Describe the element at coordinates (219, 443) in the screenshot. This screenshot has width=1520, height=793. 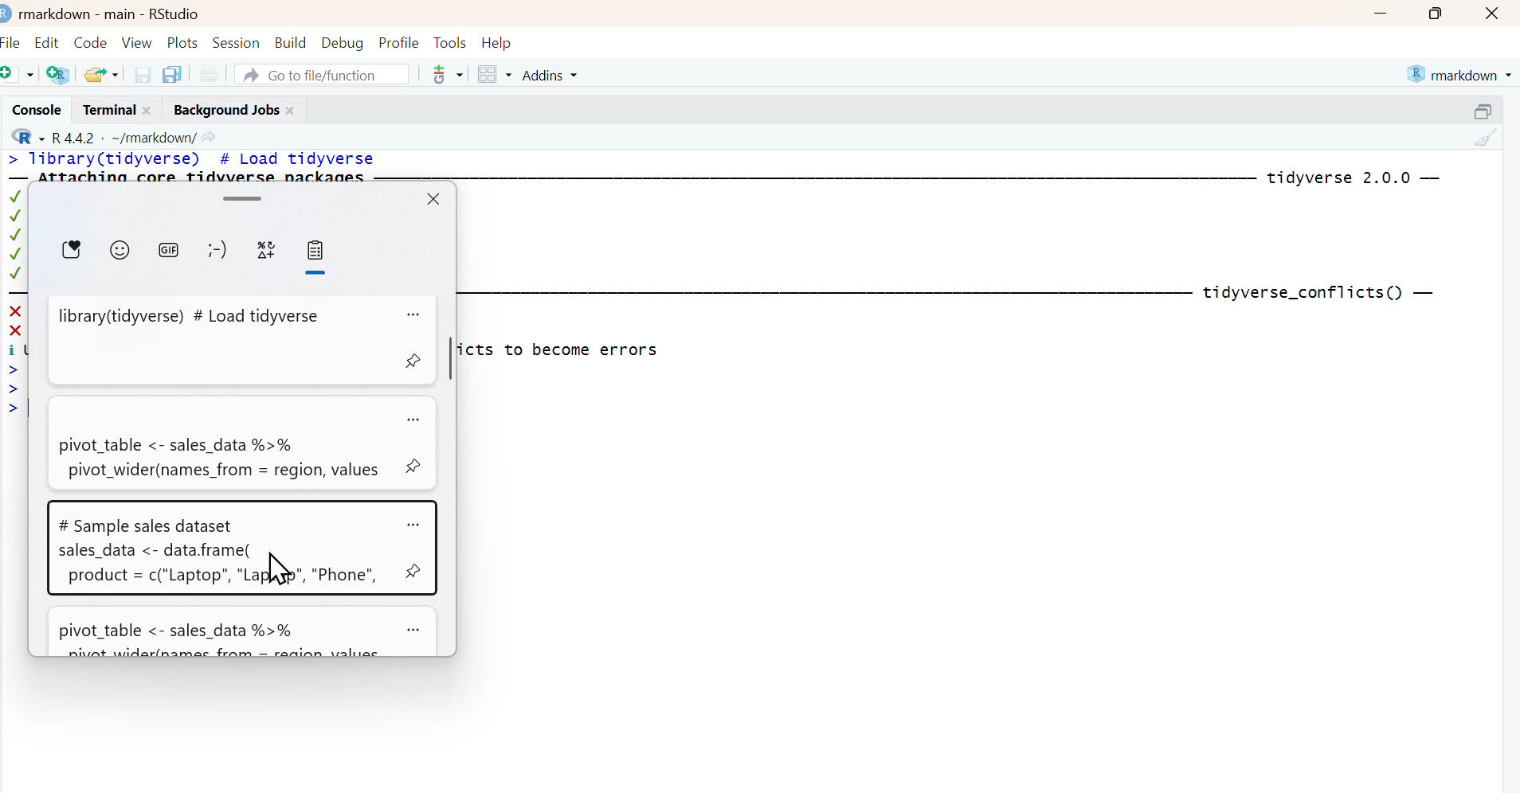
I see `pivot_table <- sales_data %>%
pivot_wider(names_from = region, values` at that location.